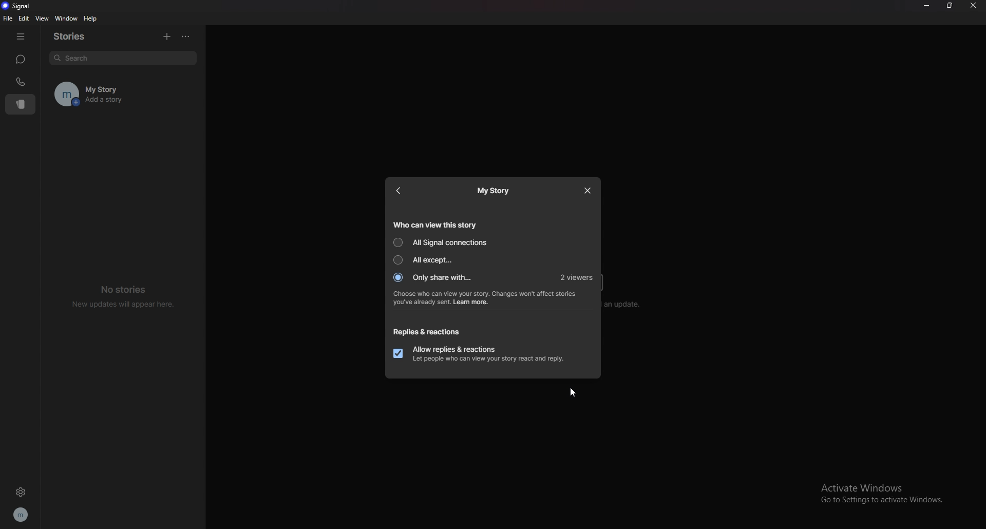  What do you see at coordinates (434, 277) in the screenshot?
I see `only share with` at bounding box center [434, 277].